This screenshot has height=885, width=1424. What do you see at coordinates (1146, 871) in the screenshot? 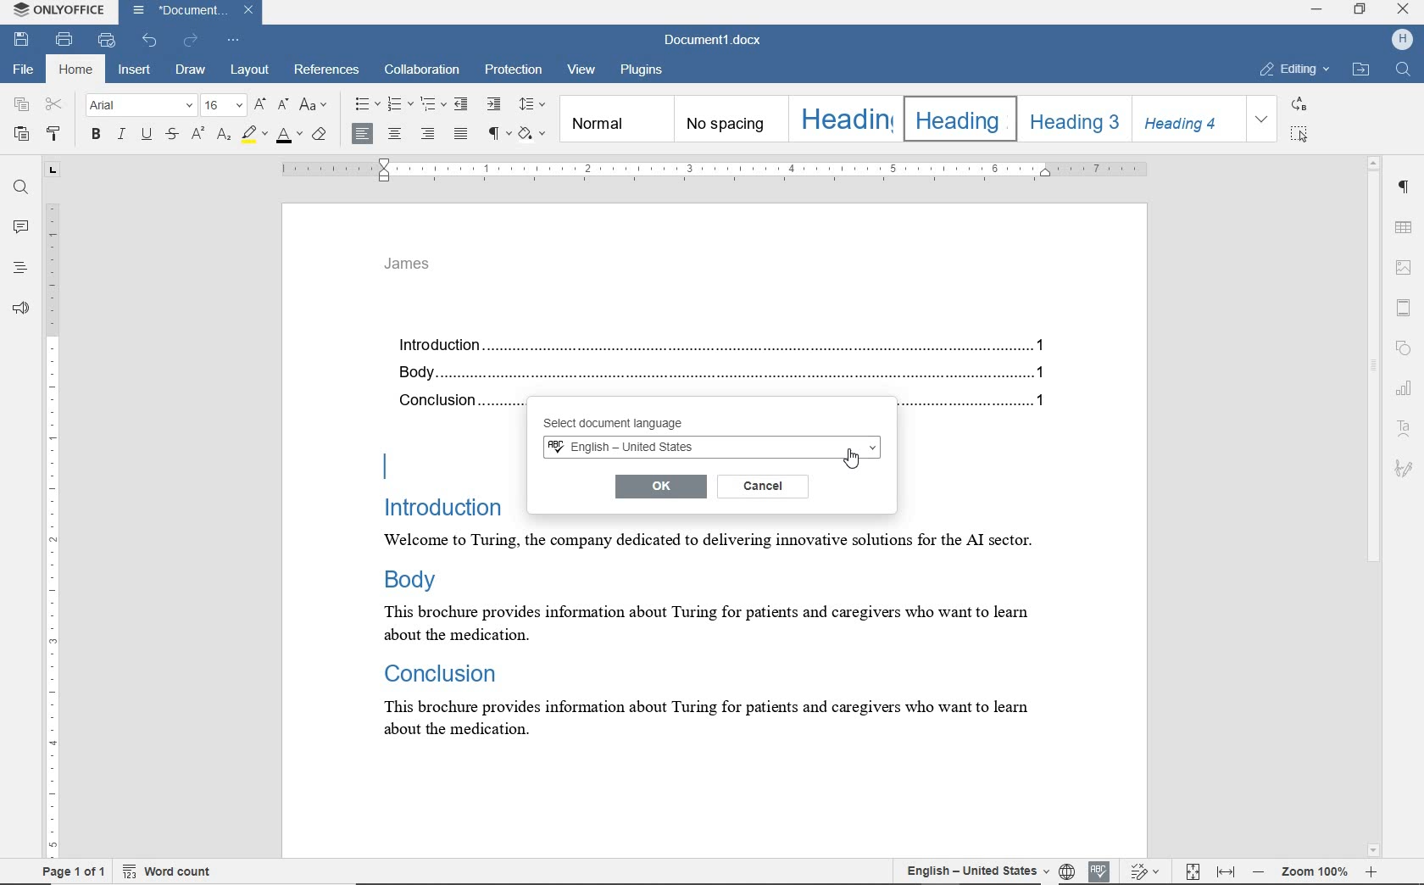
I see `track changes` at bounding box center [1146, 871].